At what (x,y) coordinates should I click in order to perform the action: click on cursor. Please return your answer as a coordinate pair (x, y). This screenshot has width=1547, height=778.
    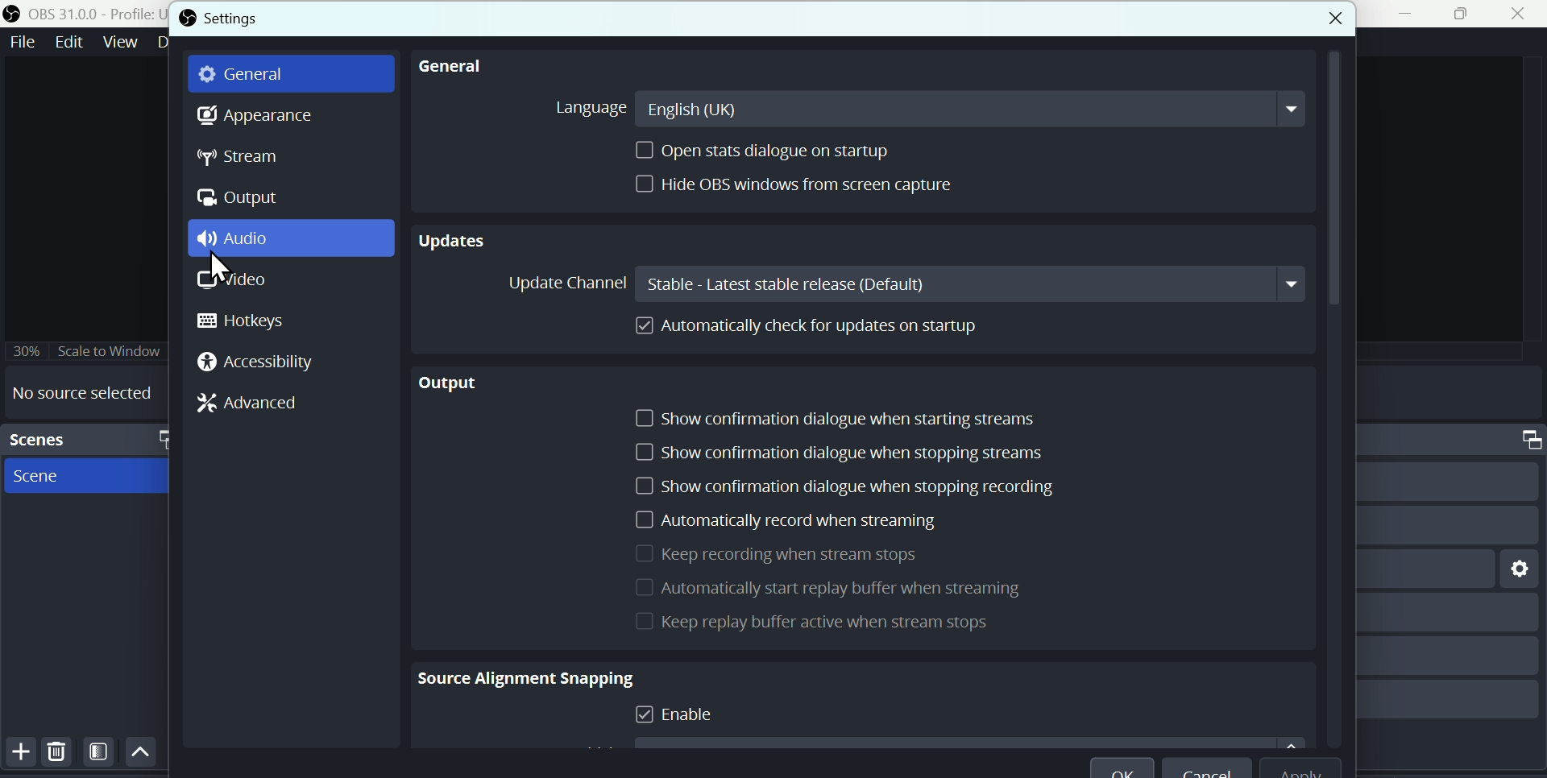
    Looking at the image, I should click on (226, 267).